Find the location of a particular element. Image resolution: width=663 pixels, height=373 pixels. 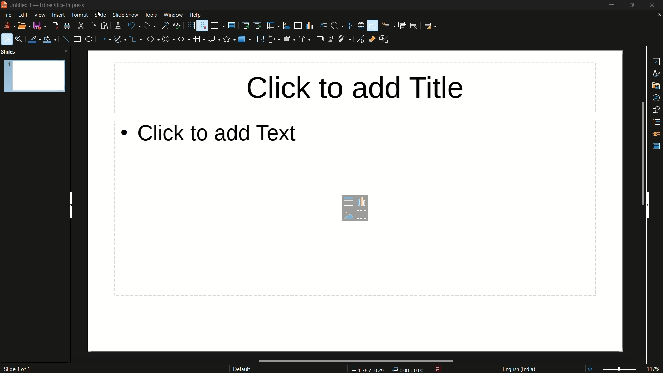

rotate is located at coordinates (260, 39).